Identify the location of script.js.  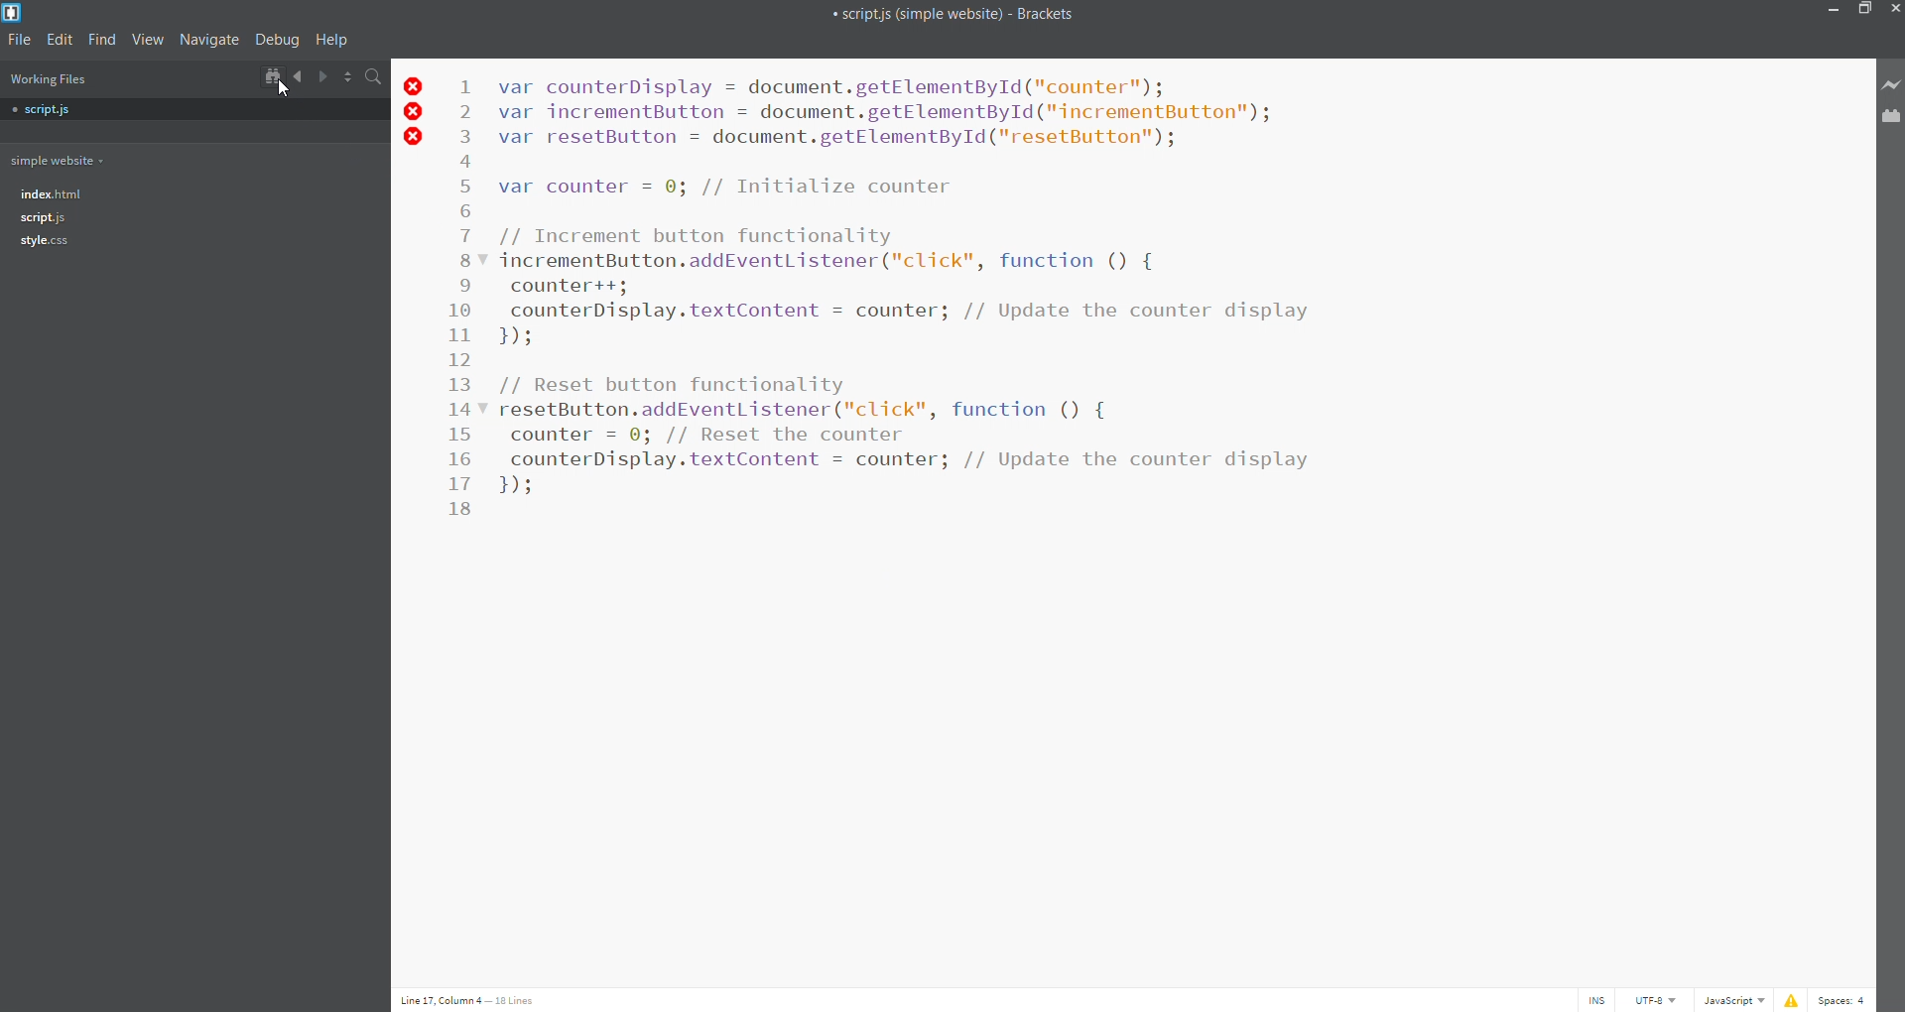
(73, 109).